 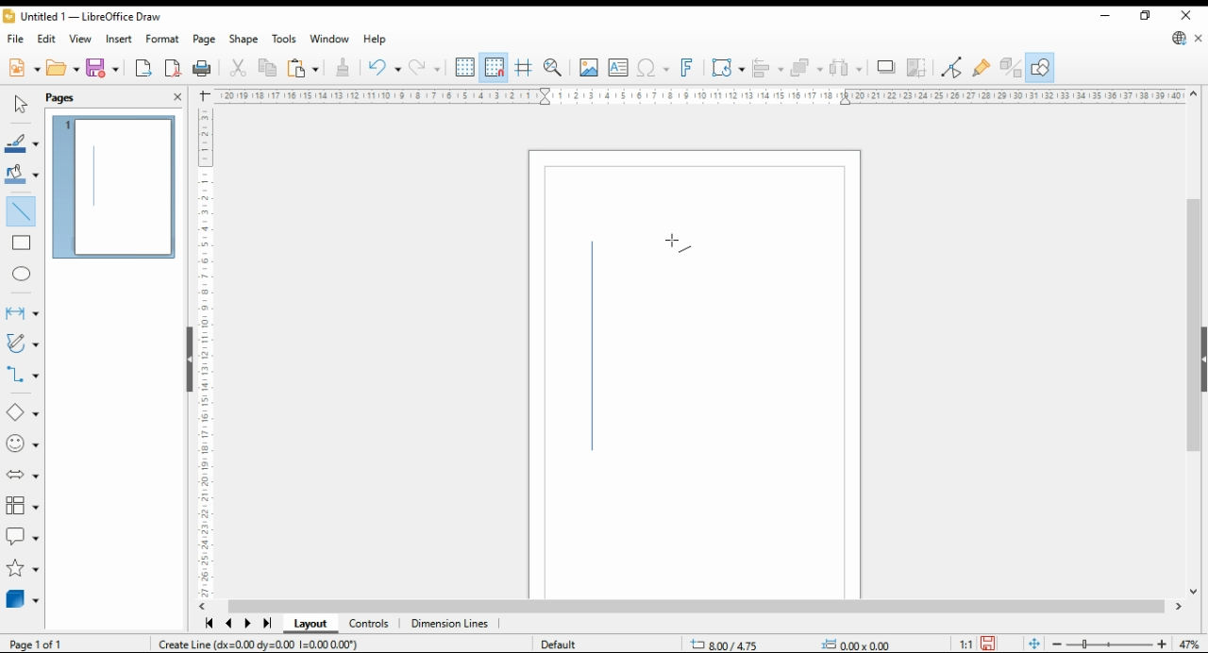 What do you see at coordinates (981, 66) in the screenshot?
I see `show gluepoint functions` at bounding box center [981, 66].